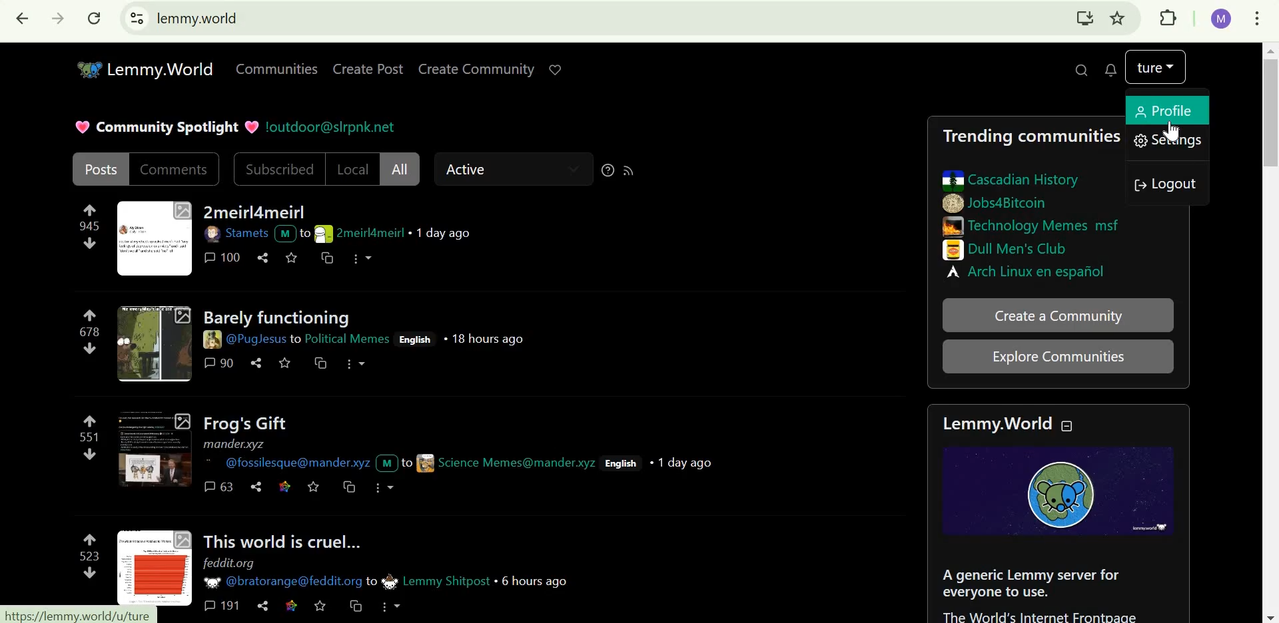 The image size is (1279, 623). I want to click on feddit.org, so click(232, 564).